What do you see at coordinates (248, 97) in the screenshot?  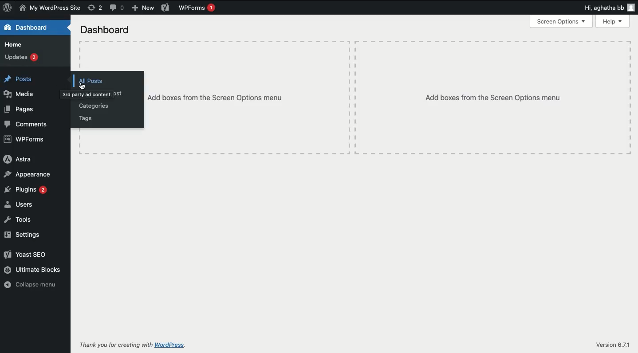 I see `` at bounding box center [248, 97].